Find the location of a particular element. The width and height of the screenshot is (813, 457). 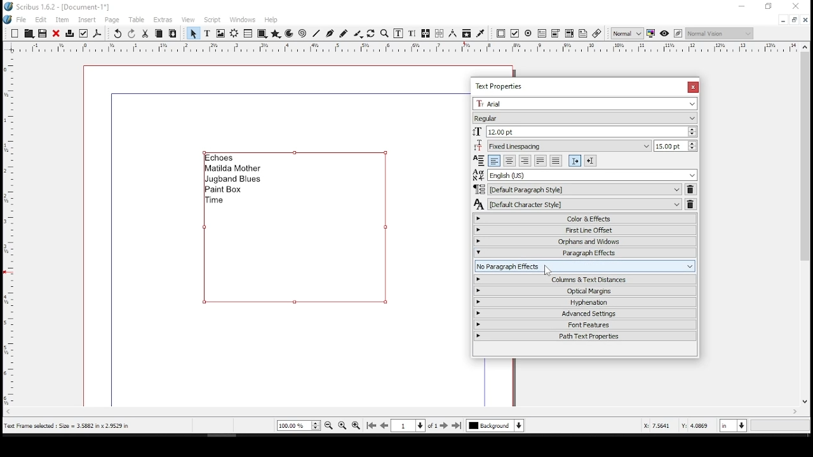

align text center is located at coordinates (509, 161).